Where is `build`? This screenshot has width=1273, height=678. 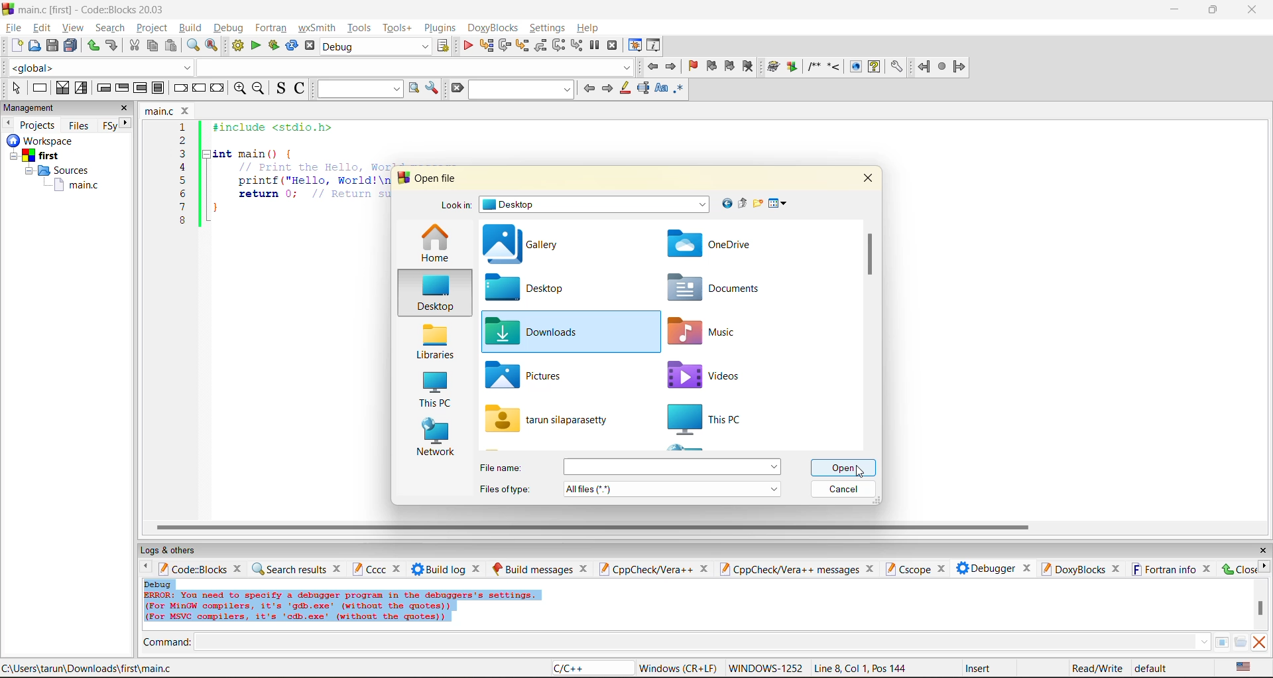
build is located at coordinates (774, 67).